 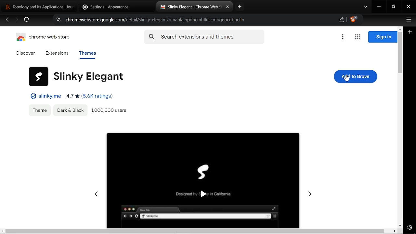 What do you see at coordinates (87, 54) in the screenshot?
I see `Themes` at bounding box center [87, 54].